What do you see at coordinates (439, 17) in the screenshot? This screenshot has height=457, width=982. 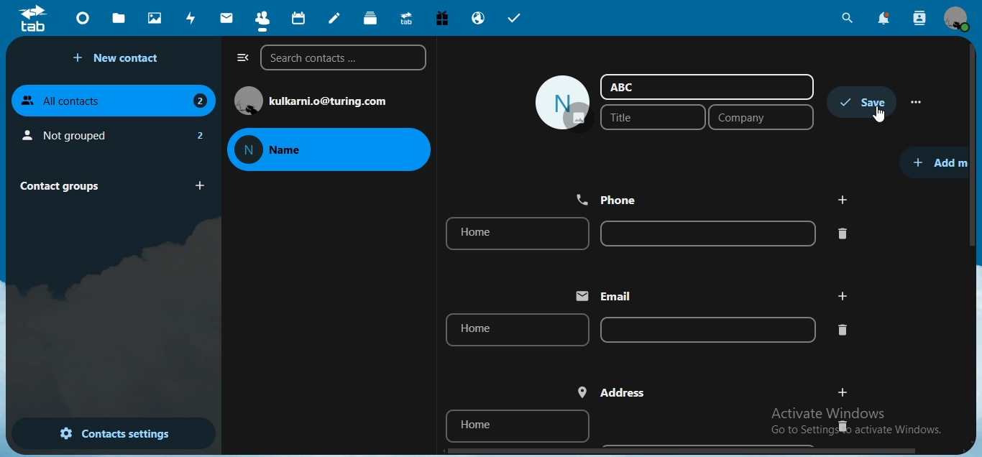 I see `free trial` at bounding box center [439, 17].